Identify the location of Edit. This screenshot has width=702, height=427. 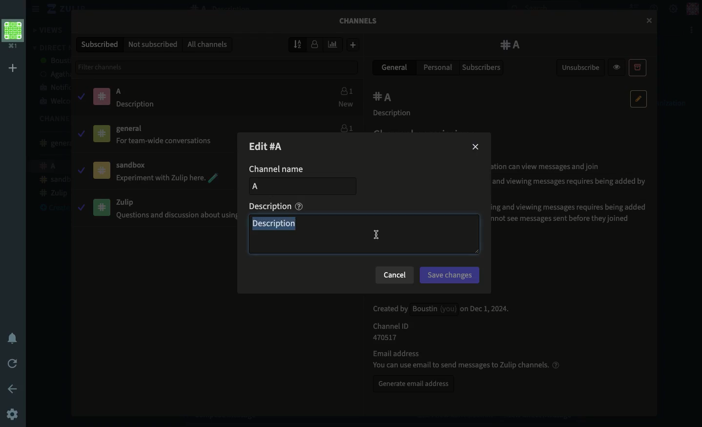
(639, 99).